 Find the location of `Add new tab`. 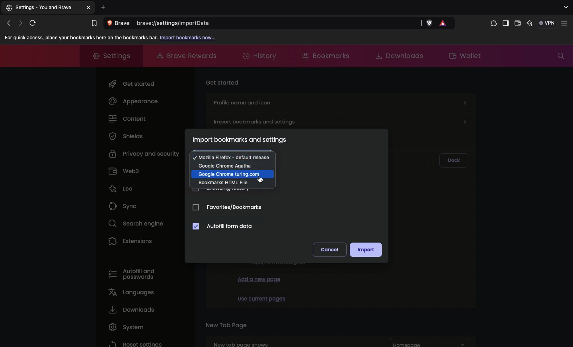

Add new tab is located at coordinates (103, 7).